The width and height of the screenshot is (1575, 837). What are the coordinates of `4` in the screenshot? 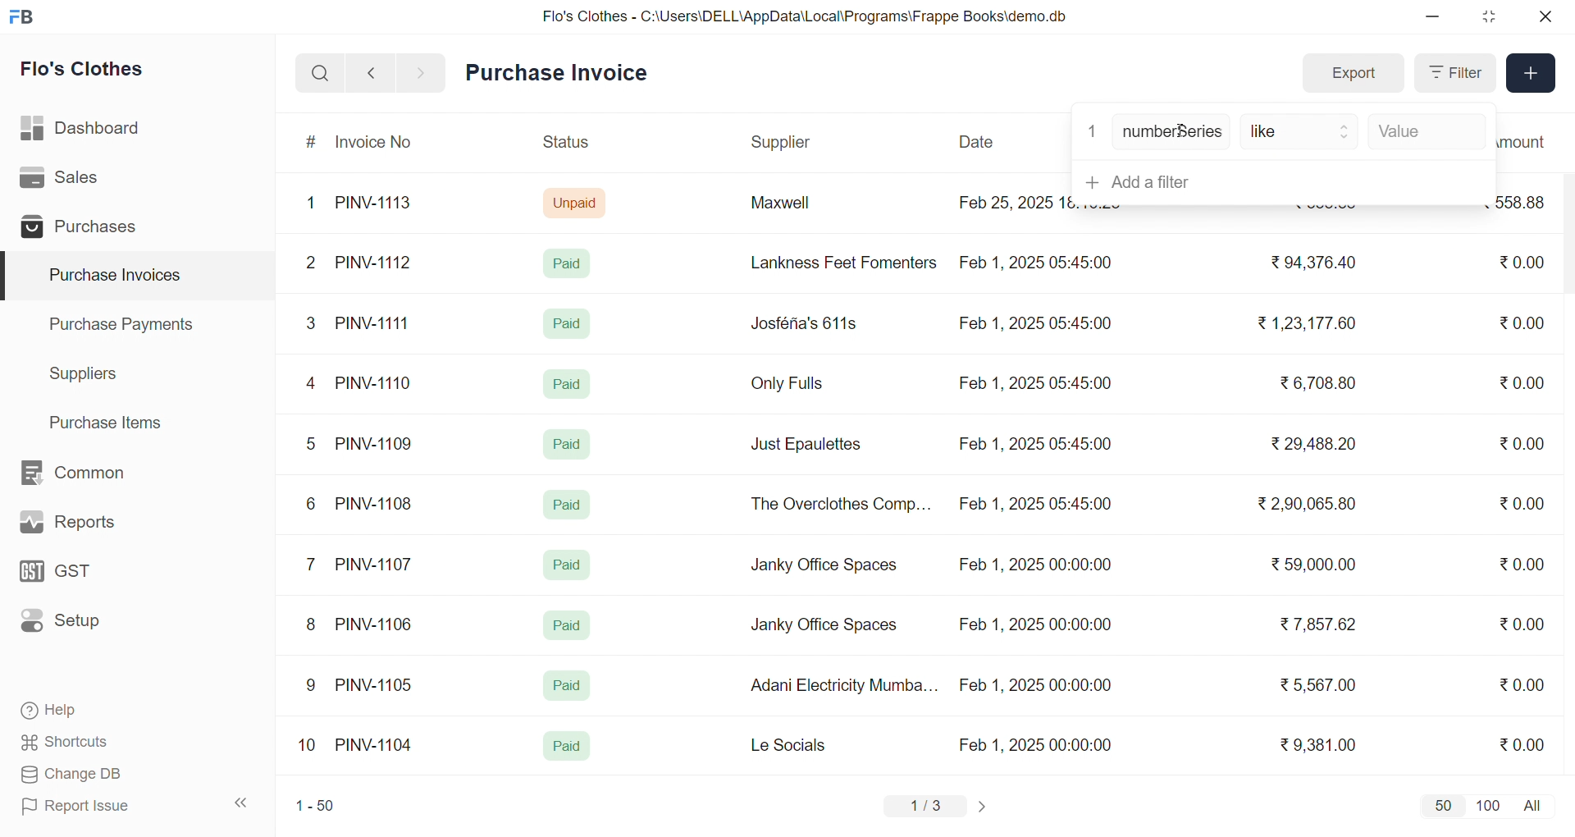 It's located at (314, 384).